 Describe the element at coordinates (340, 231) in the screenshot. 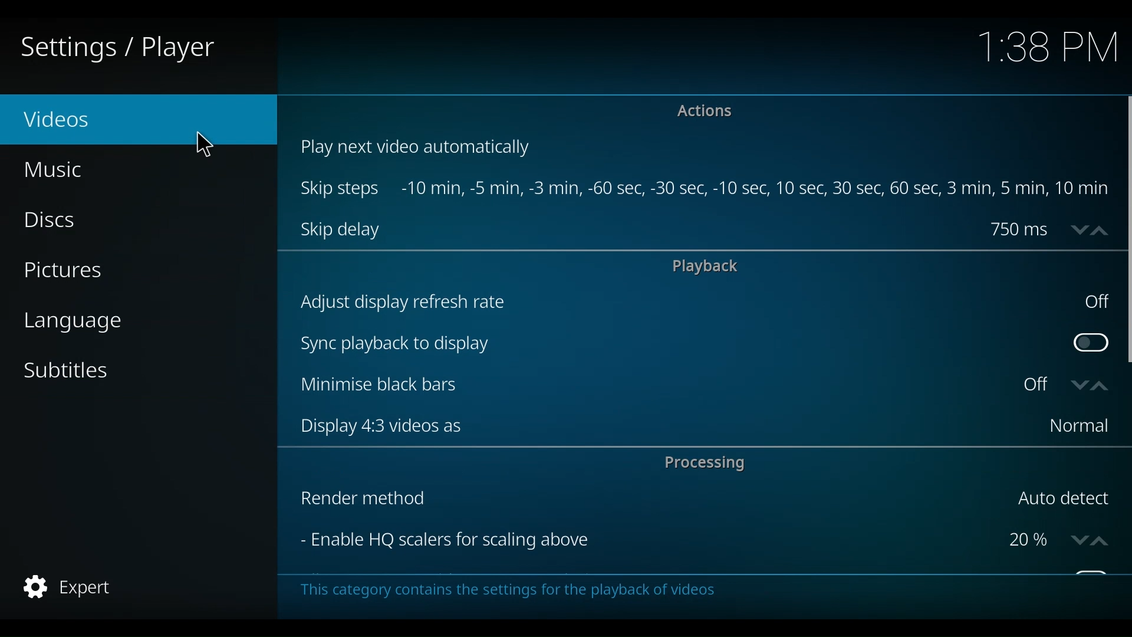

I see `Skip delay` at that location.